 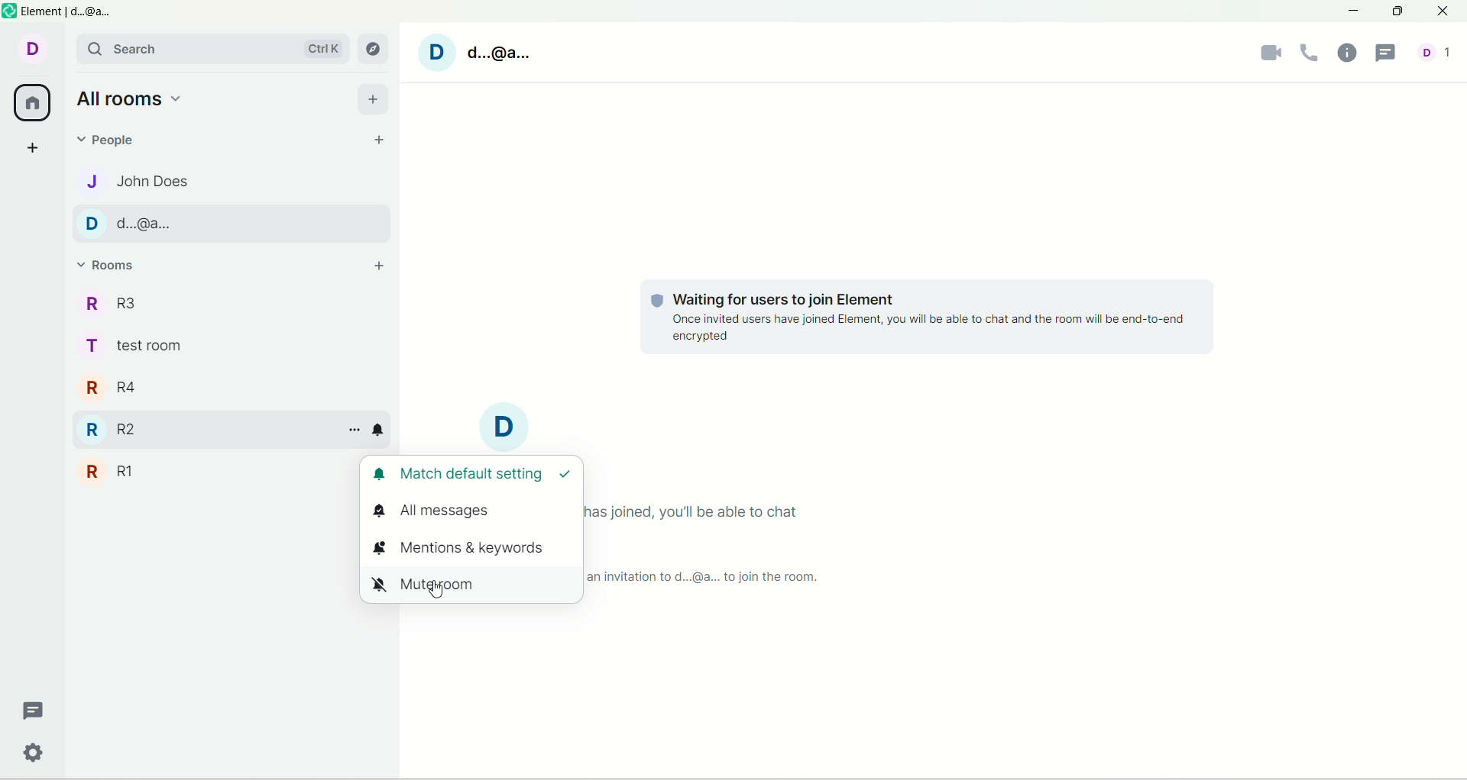 I want to click on people, so click(x=141, y=178).